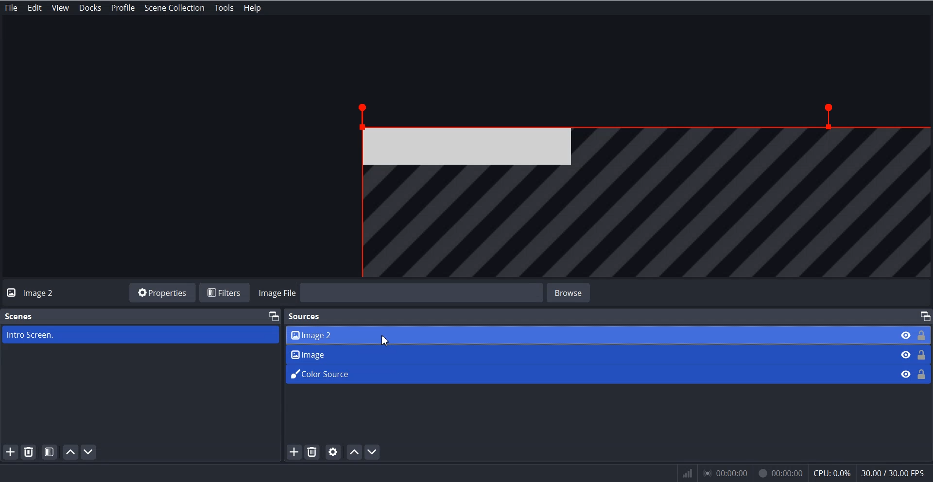 Image resolution: width=933 pixels, height=482 pixels. I want to click on Intro Screen, so click(140, 335).